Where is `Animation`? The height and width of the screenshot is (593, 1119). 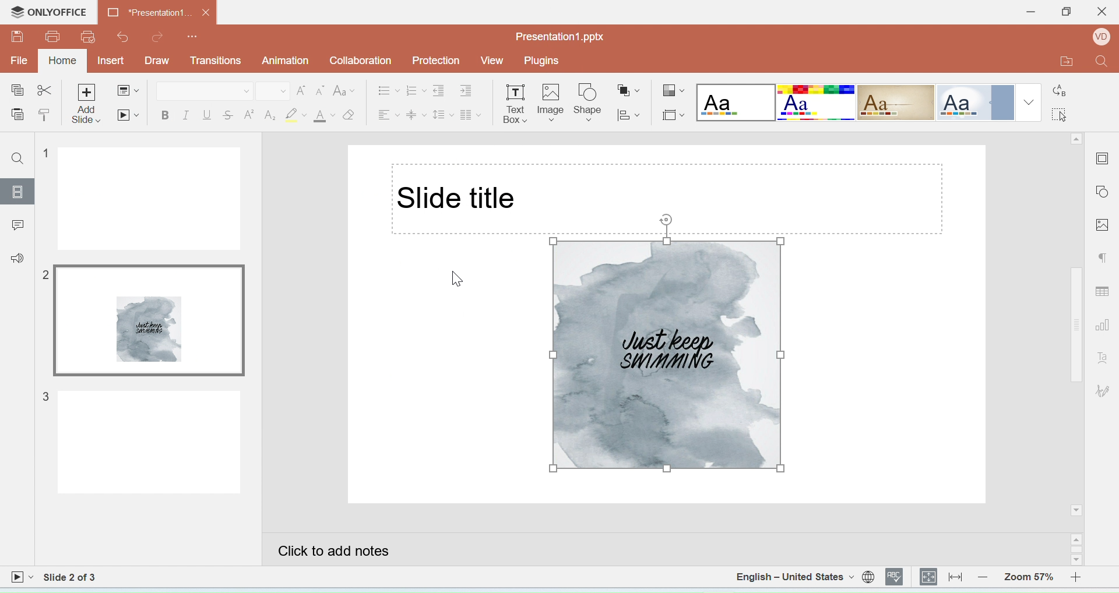 Animation is located at coordinates (287, 61).